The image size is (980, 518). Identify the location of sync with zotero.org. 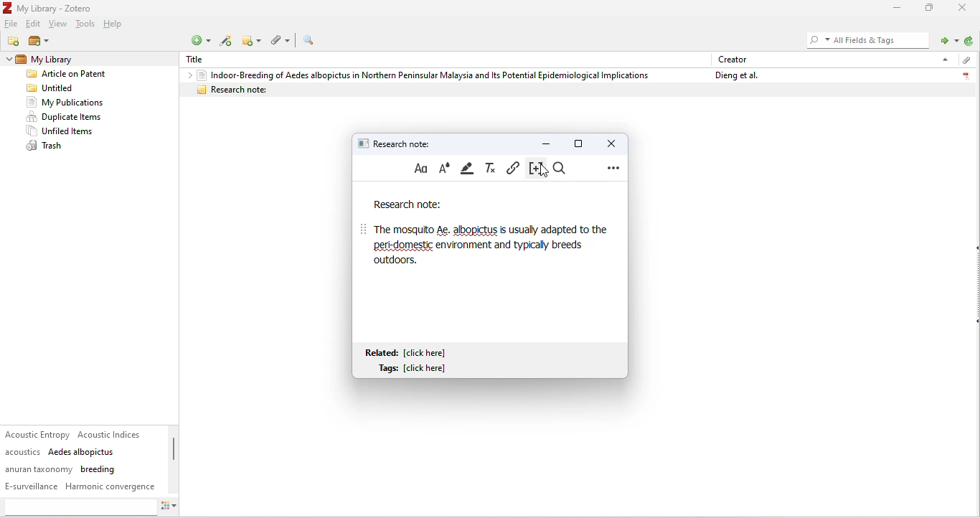
(969, 41).